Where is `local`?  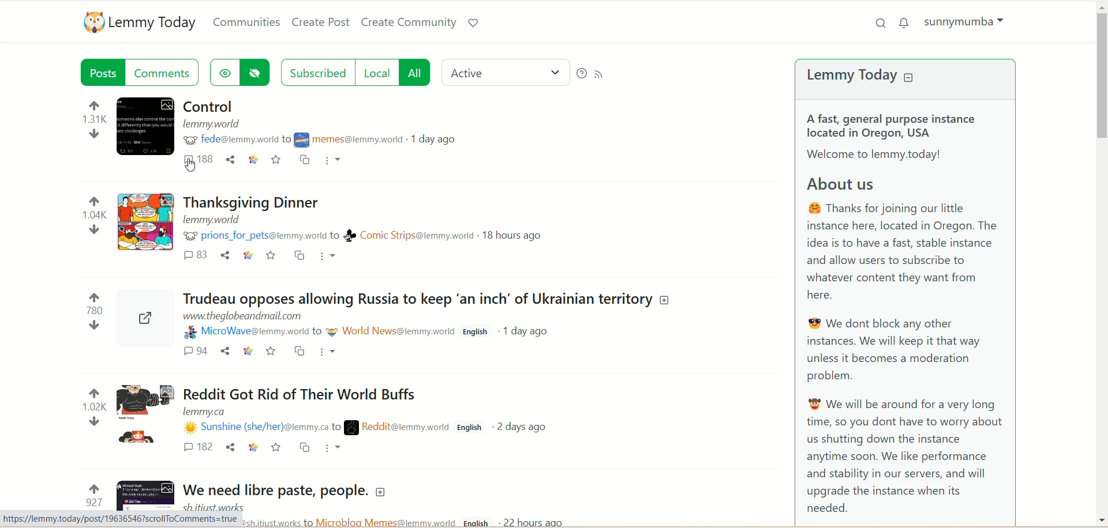
local is located at coordinates (378, 71).